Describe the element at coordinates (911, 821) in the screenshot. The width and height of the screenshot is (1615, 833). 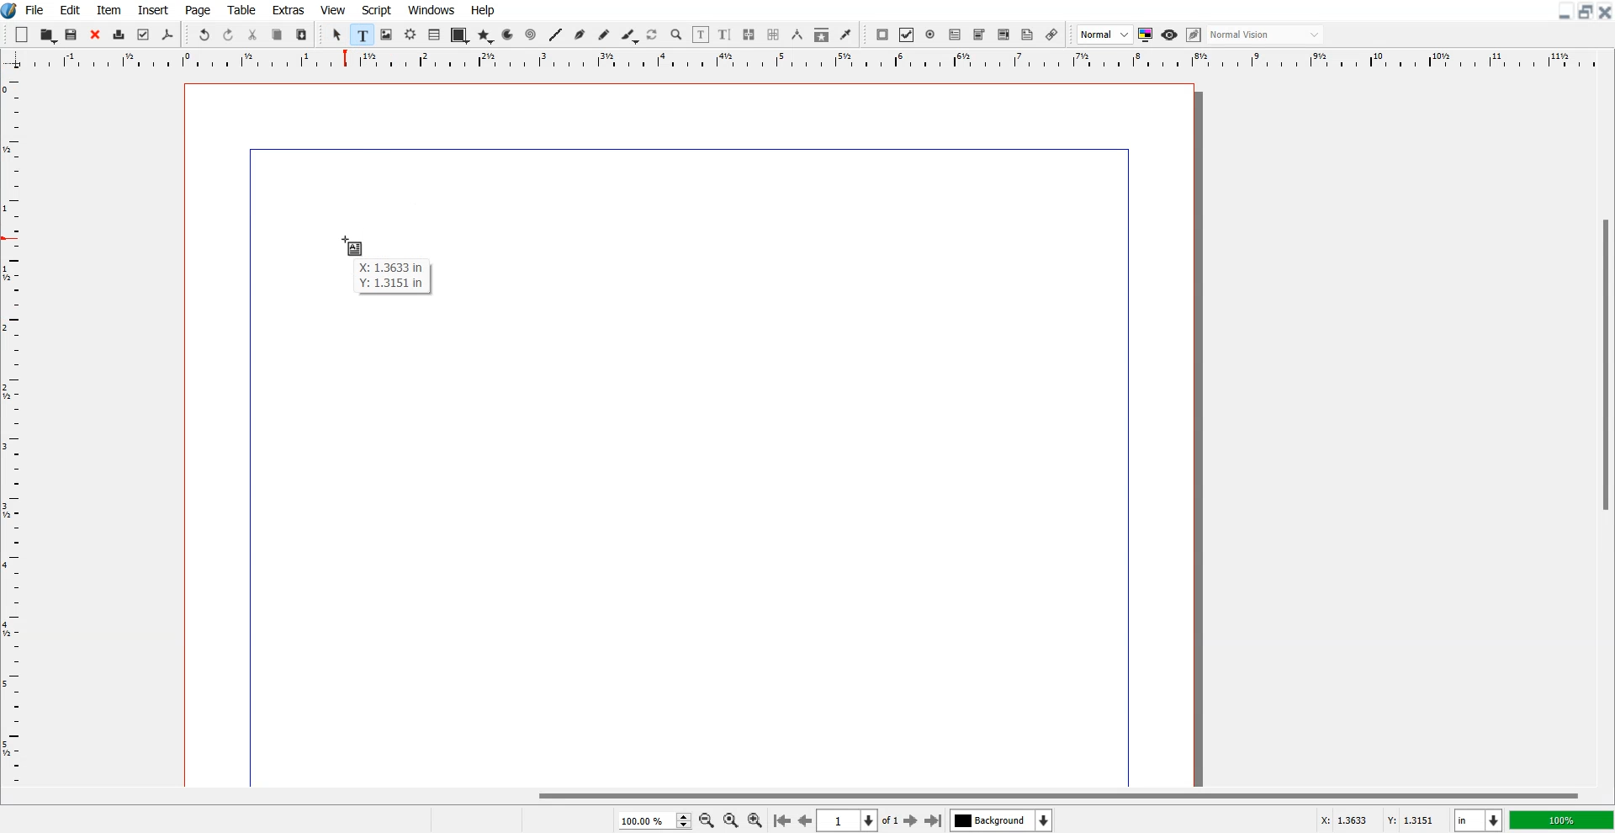
I see `Go to next Page` at that location.